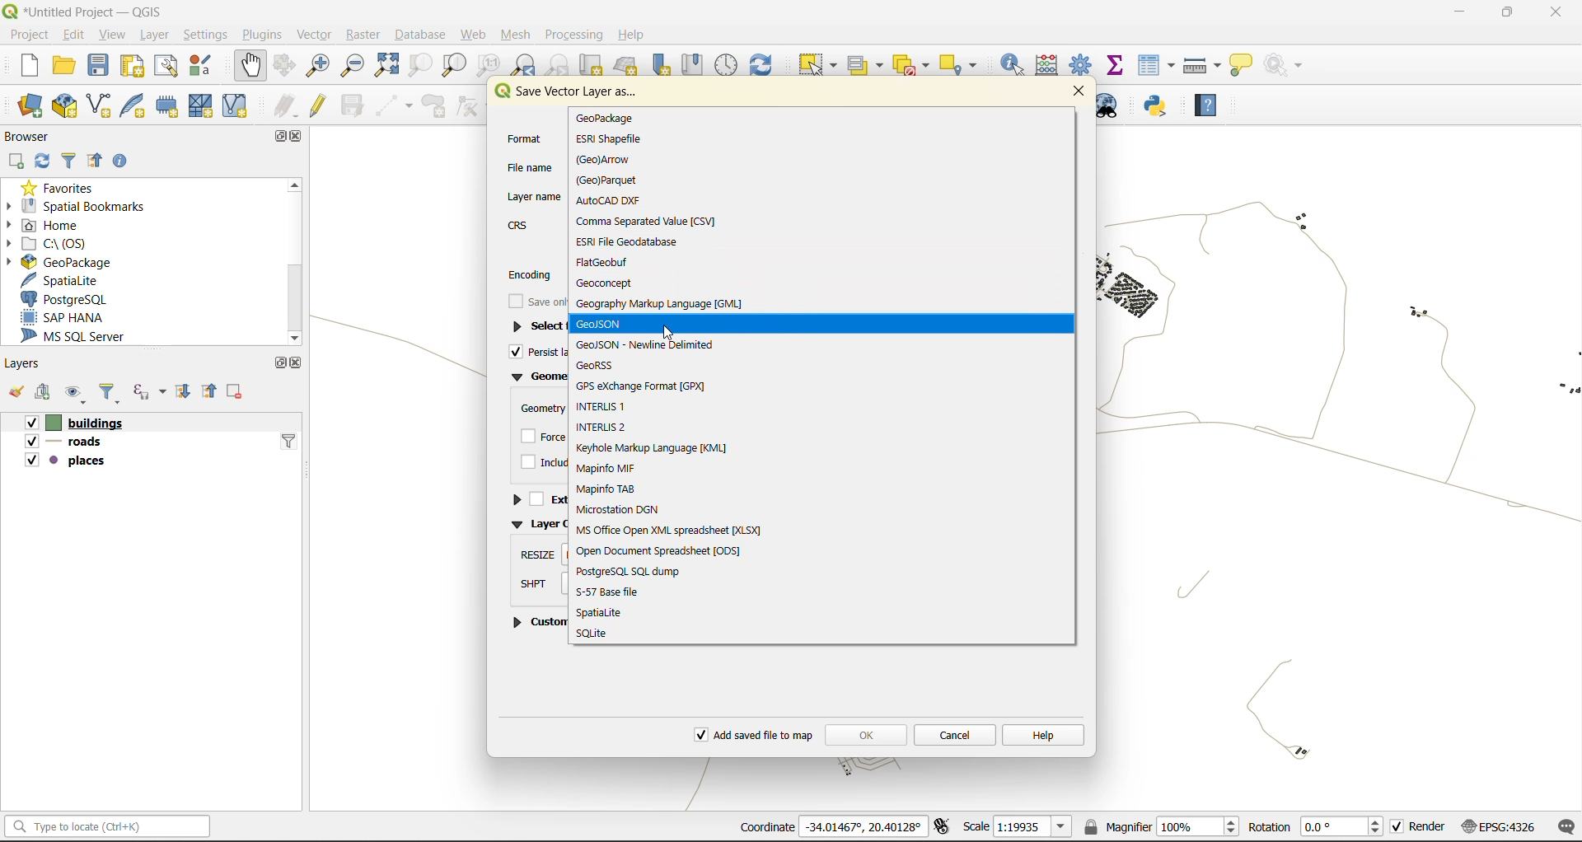 Image resolution: width=1582 pixels, height=842 pixels. Describe the element at coordinates (596, 634) in the screenshot. I see `sql lite` at that location.